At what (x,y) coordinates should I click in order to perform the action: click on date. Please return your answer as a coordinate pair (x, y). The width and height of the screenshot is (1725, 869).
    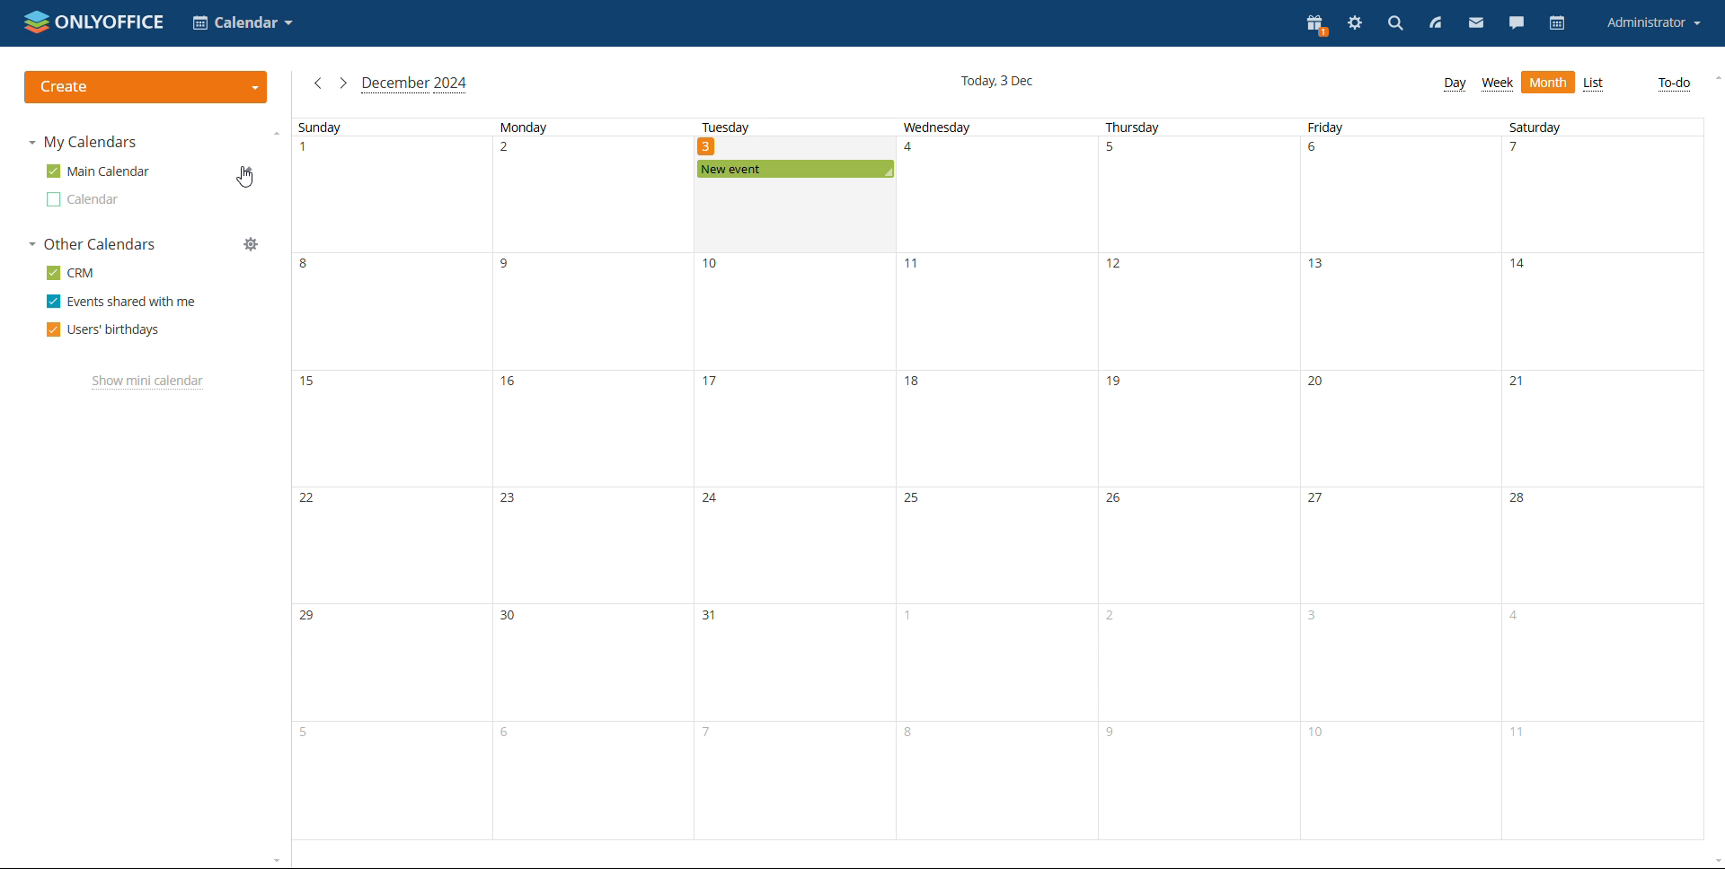
    Looking at the image, I should click on (1603, 782).